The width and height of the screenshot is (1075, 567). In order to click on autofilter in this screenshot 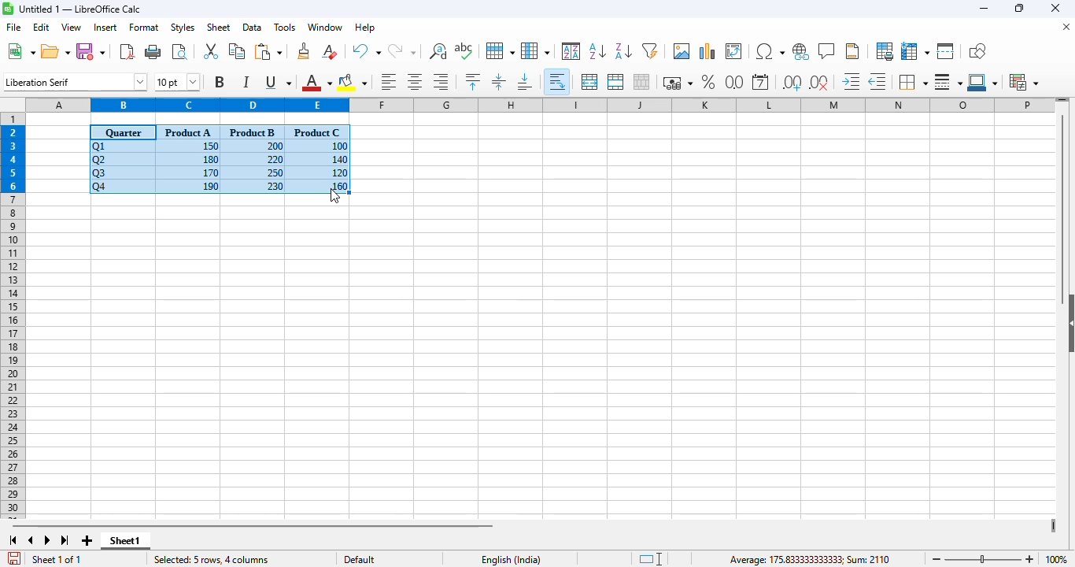, I will do `click(650, 50)`.